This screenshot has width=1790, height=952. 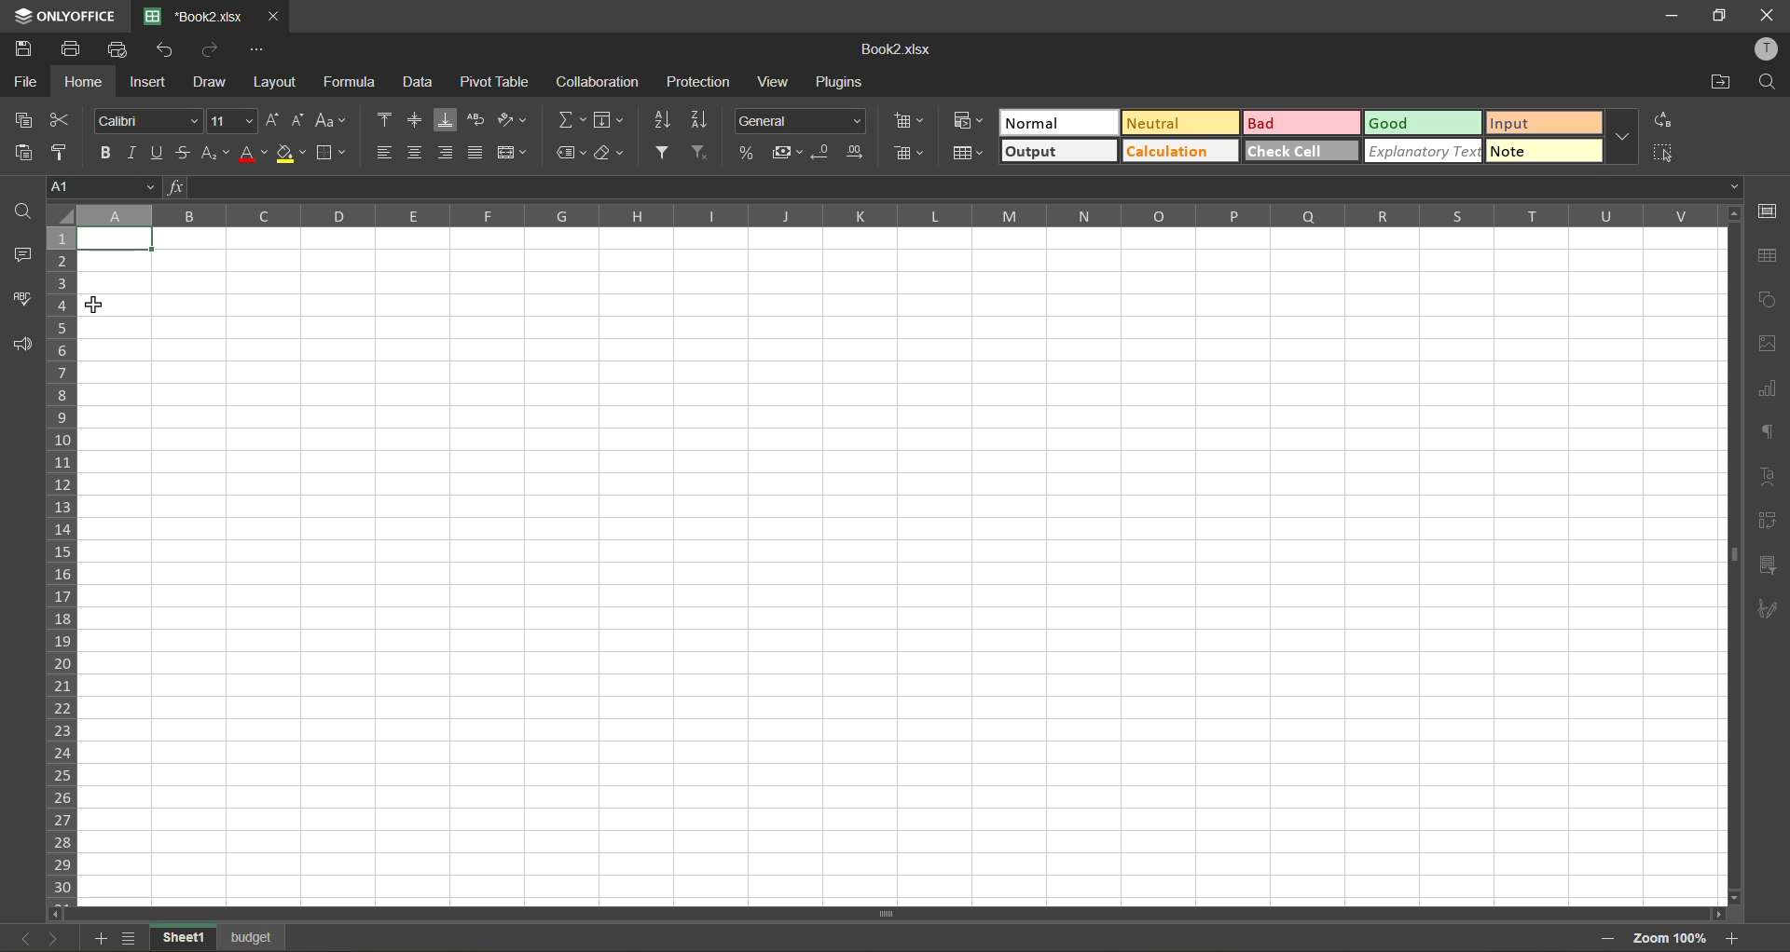 I want to click on zoom out, so click(x=1604, y=938).